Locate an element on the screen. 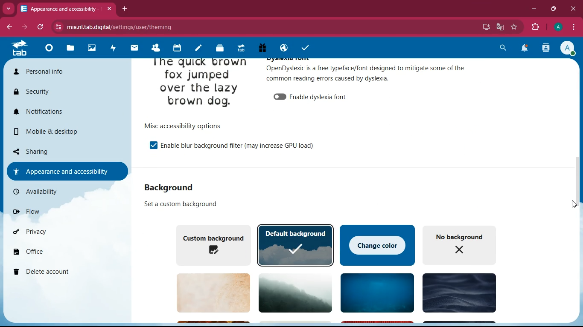  custom background is located at coordinates (210, 244).